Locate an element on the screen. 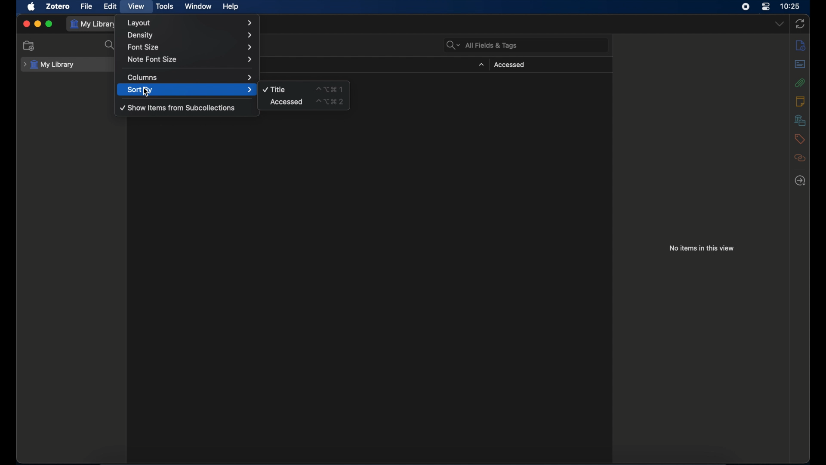 The image size is (826, 465). tags is located at coordinates (800, 139).